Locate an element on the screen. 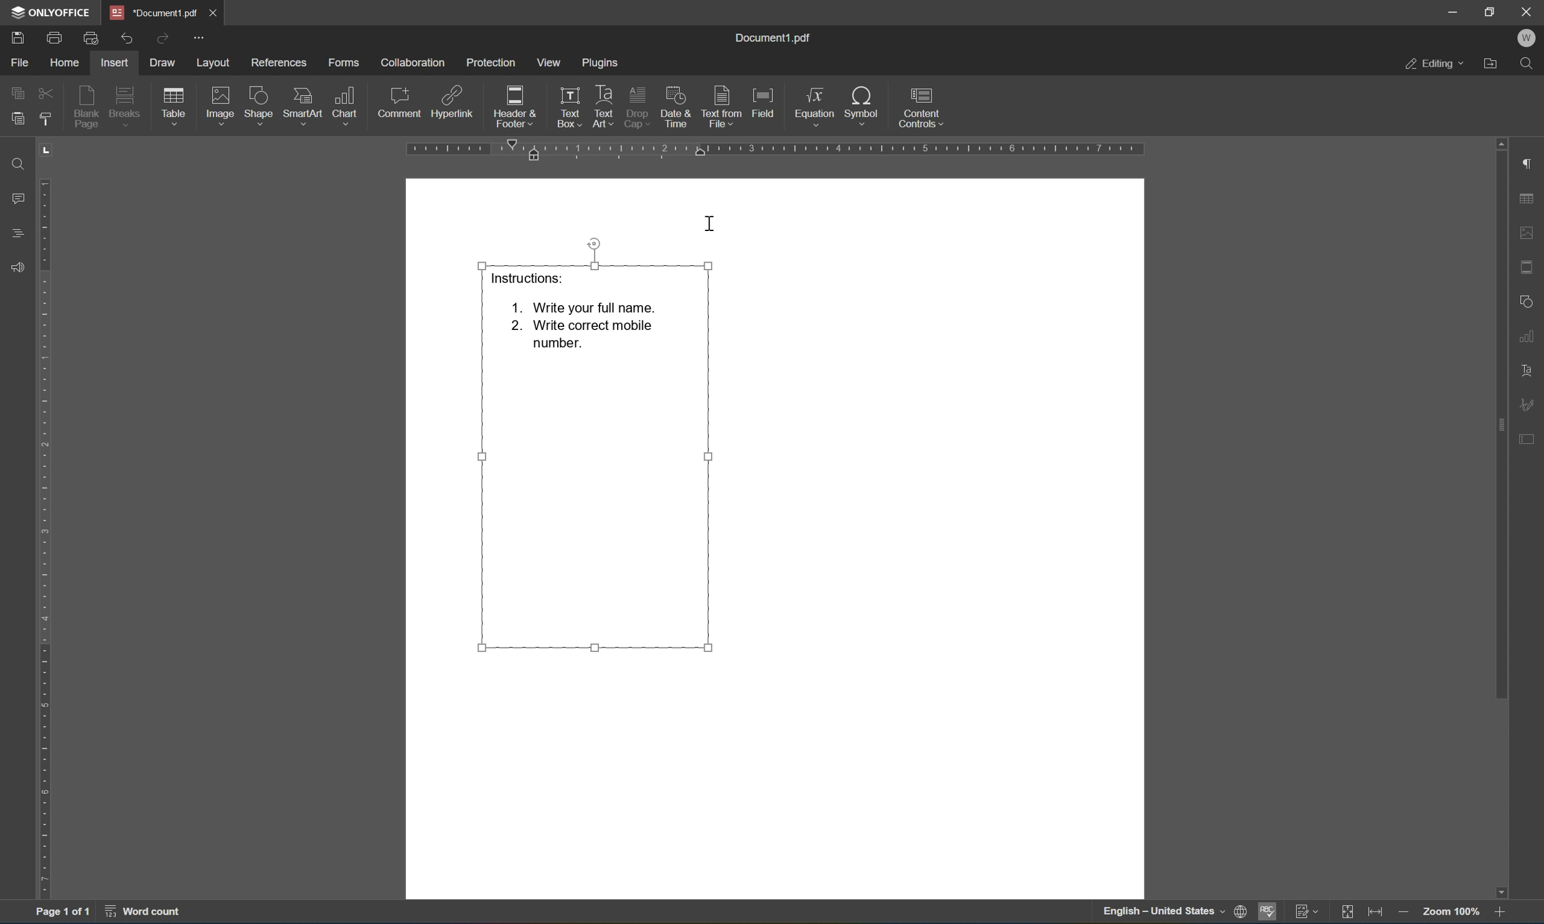 The height and width of the screenshot is (924, 1544). comment is located at coordinates (399, 105).